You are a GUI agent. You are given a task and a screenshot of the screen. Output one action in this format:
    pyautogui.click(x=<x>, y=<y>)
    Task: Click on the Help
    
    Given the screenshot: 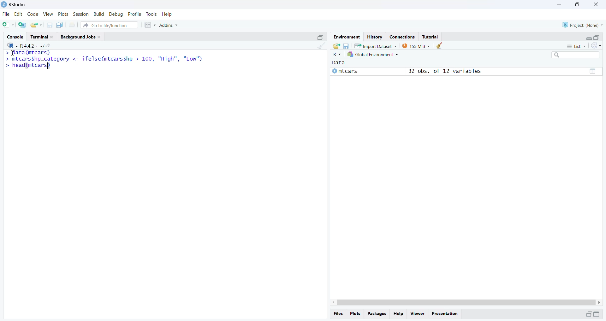 What is the action you would take?
    pyautogui.click(x=399, y=314)
    